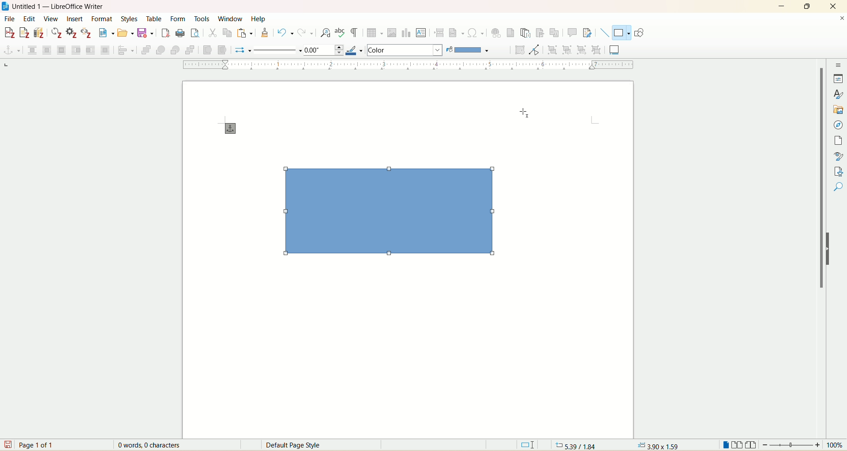 This screenshot has width=847, height=451. I want to click on print, so click(180, 33).